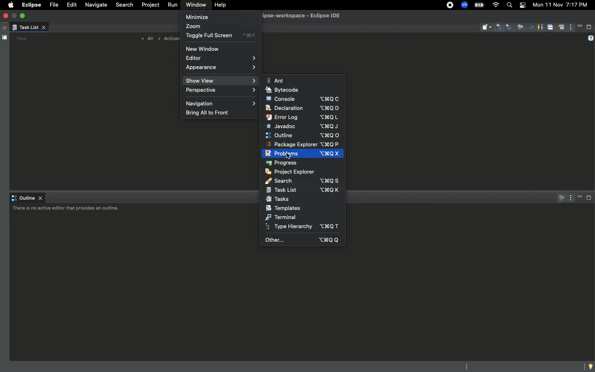 This screenshot has width=595, height=372. I want to click on Ant, so click(277, 81).